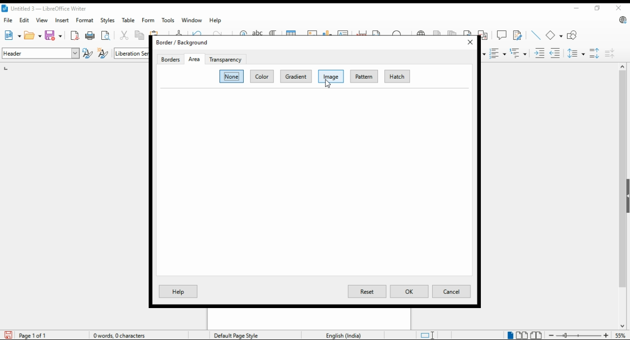 Image resolution: width=630 pixels, height=340 pixels. Describe the element at coordinates (621, 335) in the screenshot. I see `zoom factor` at that location.